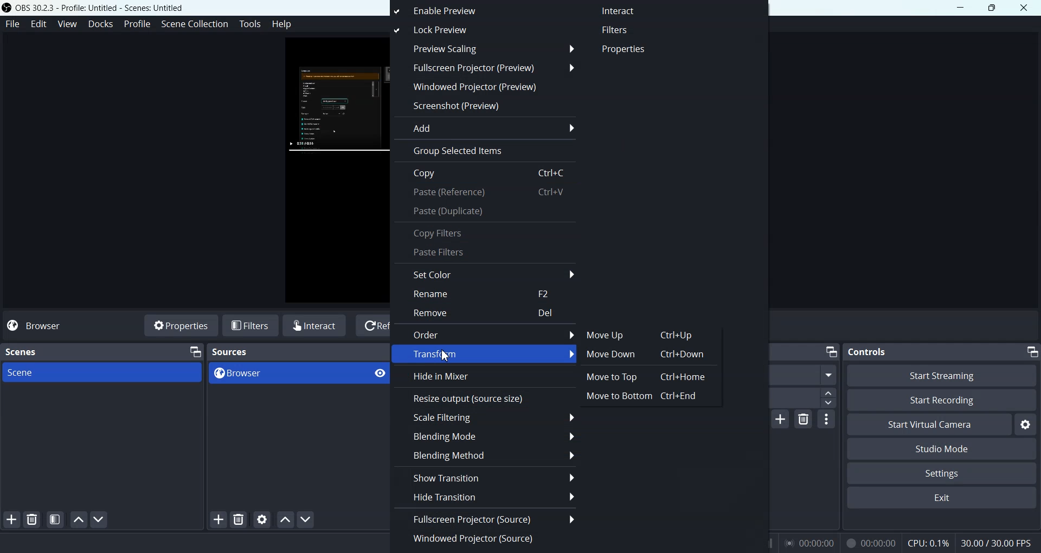 The width and height of the screenshot is (1041, 553). I want to click on Remove configurable transition, so click(803, 420).